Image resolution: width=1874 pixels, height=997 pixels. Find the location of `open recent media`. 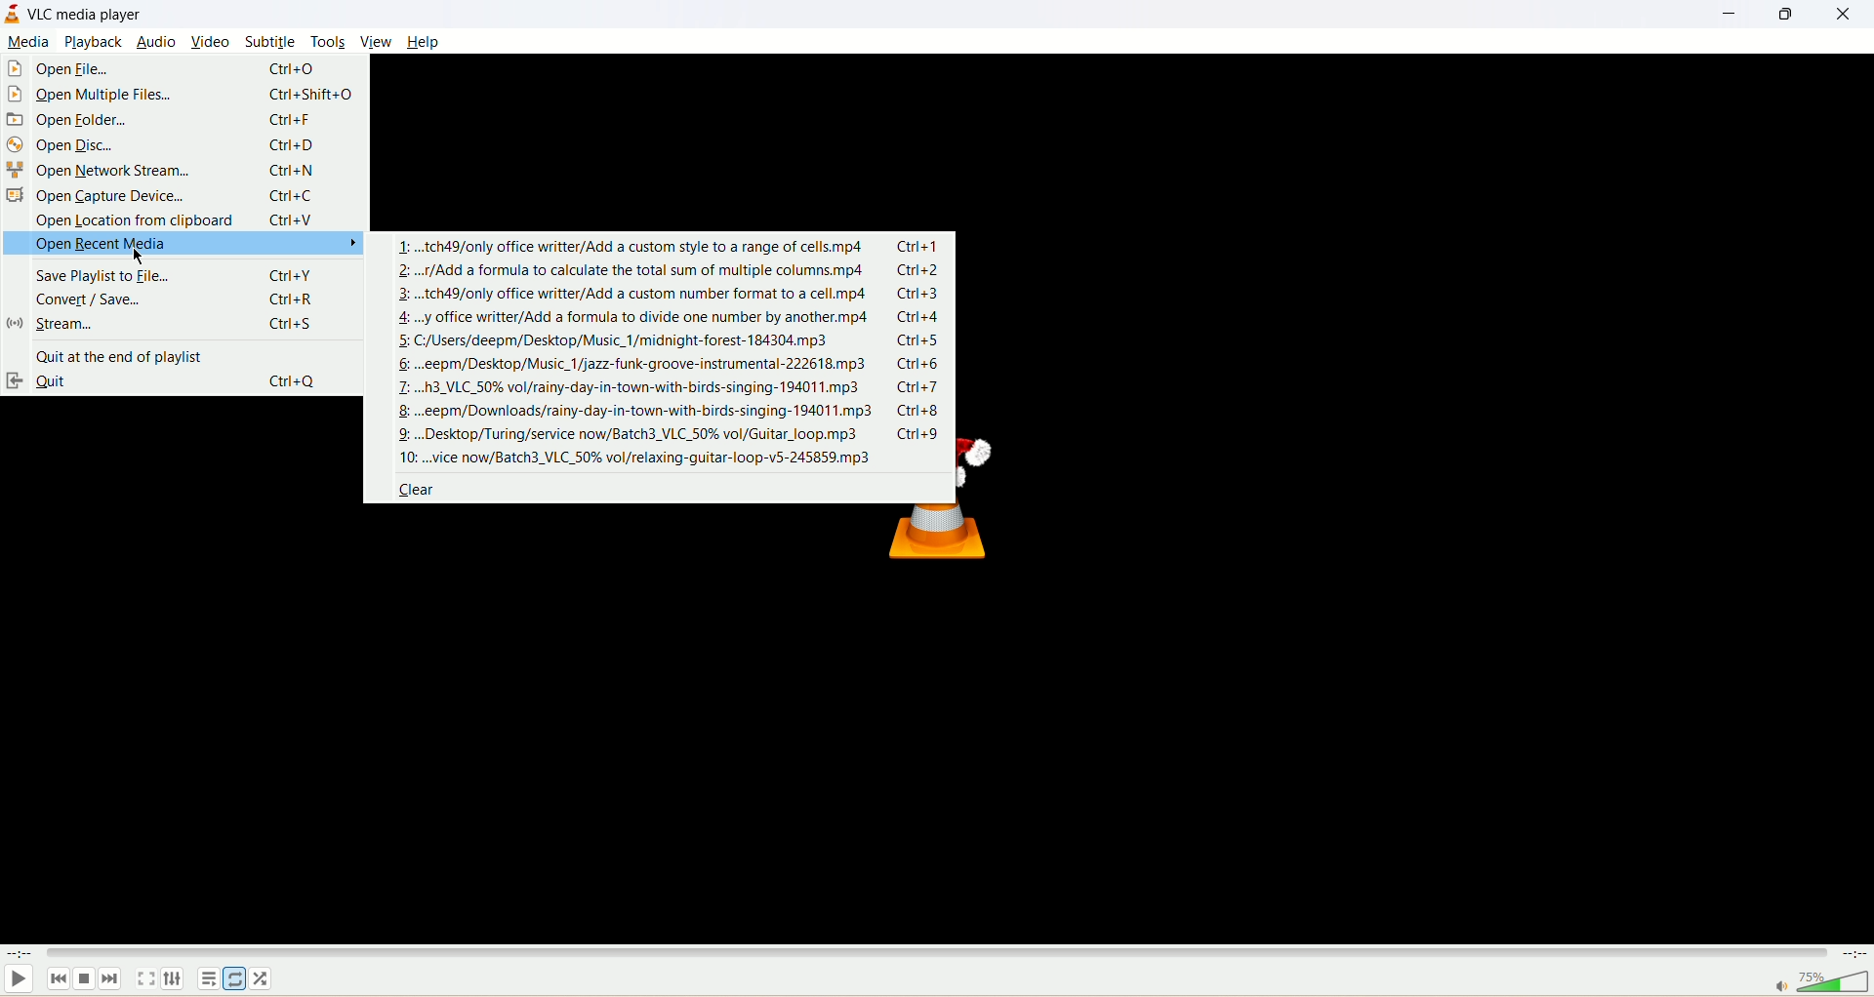

open recent media is located at coordinates (187, 245).